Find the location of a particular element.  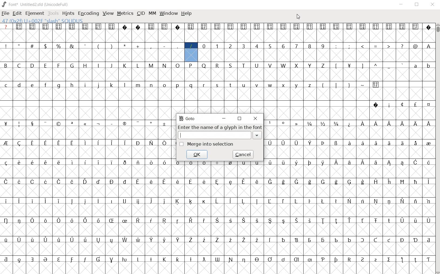

glyph is located at coordinates (45, 65).